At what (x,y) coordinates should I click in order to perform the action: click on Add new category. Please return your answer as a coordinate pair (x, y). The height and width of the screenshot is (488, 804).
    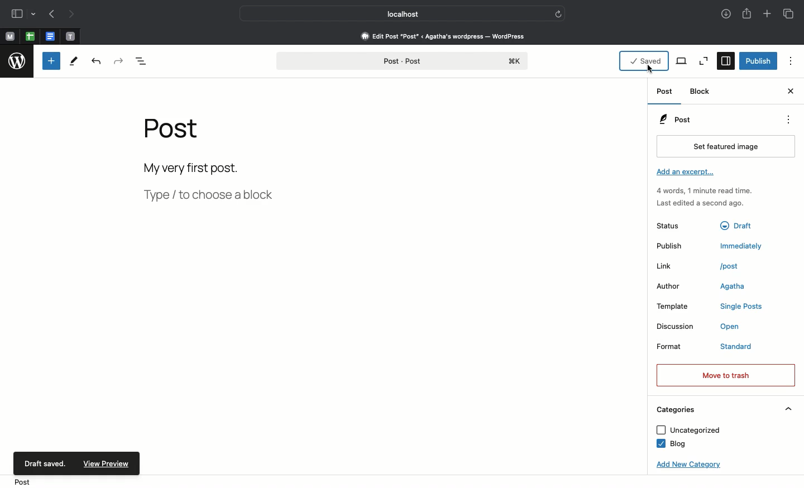
    Looking at the image, I should click on (686, 465).